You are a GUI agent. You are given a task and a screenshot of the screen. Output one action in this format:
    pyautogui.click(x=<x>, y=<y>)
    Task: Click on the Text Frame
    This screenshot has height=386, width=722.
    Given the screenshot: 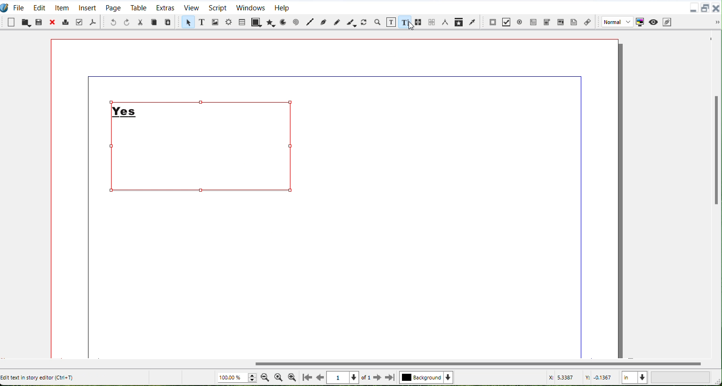 What is the action you would take?
    pyautogui.click(x=203, y=146)
    